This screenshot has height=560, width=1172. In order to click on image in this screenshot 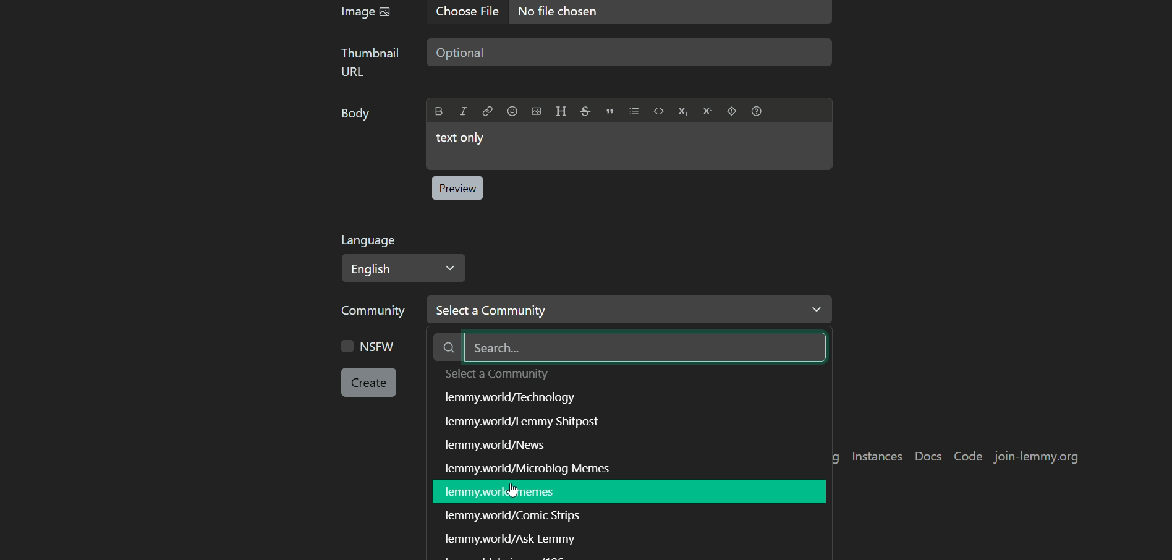, I will do `click(365, 12)`.